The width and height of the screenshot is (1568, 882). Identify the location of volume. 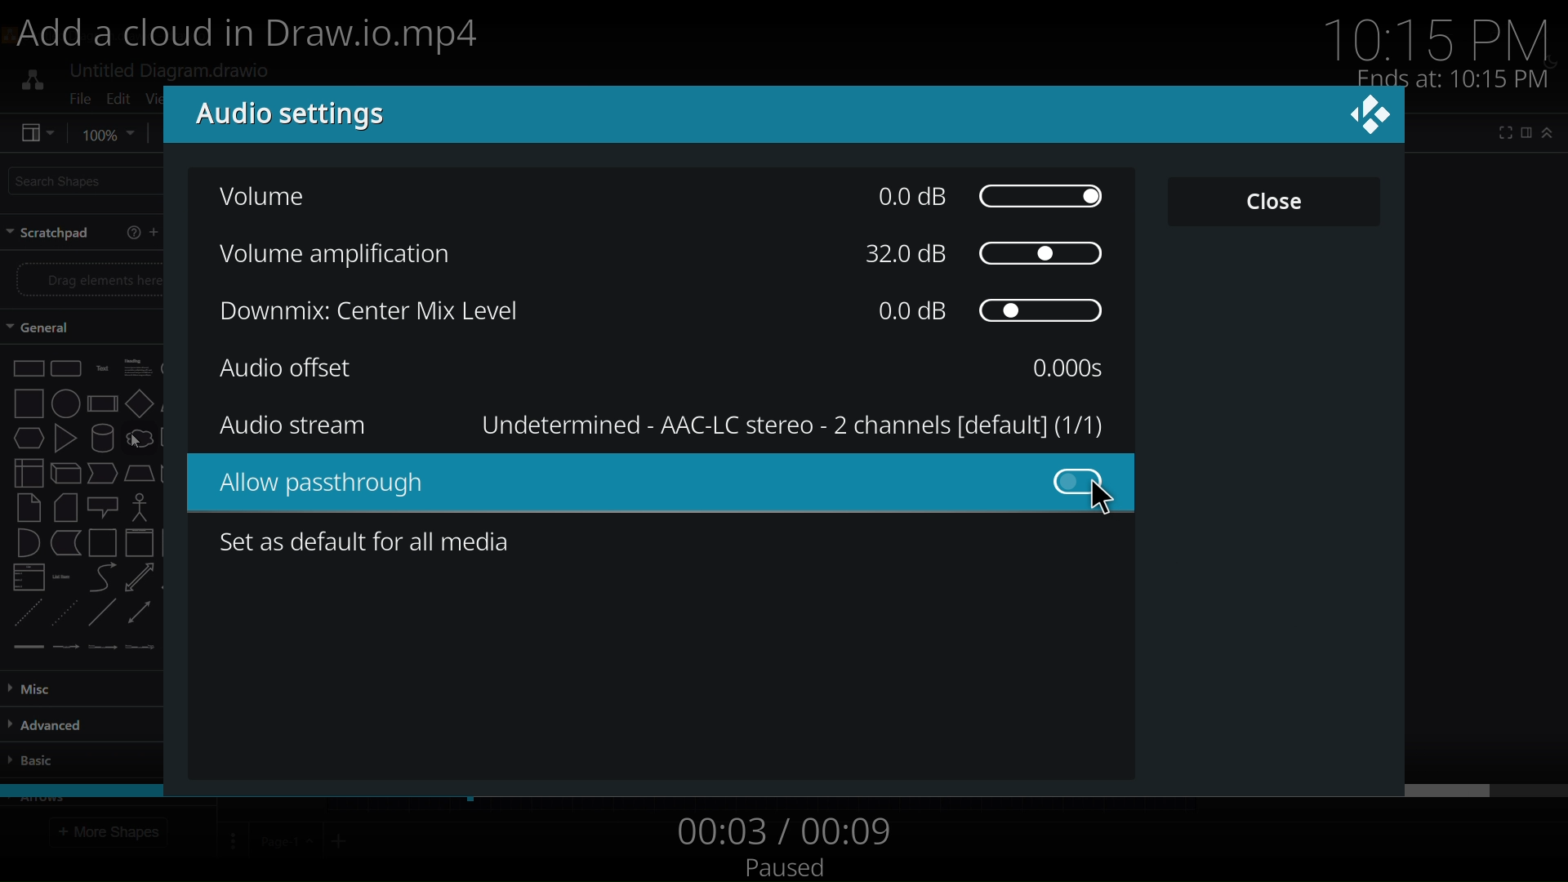
(273, 195).